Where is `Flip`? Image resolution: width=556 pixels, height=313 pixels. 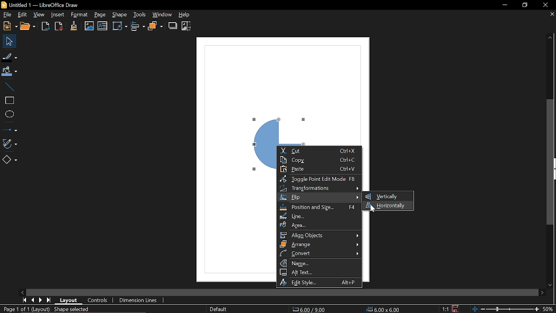 Flip is located at coordinates (321, 197).